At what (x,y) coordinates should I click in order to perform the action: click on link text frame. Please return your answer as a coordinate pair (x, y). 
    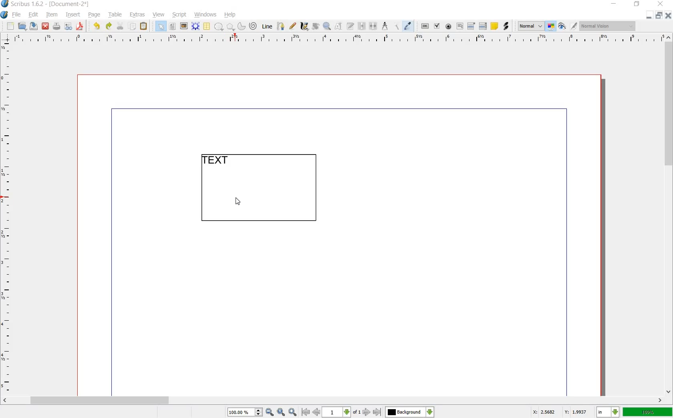
    Looking at the image, I should click on (361, 26).